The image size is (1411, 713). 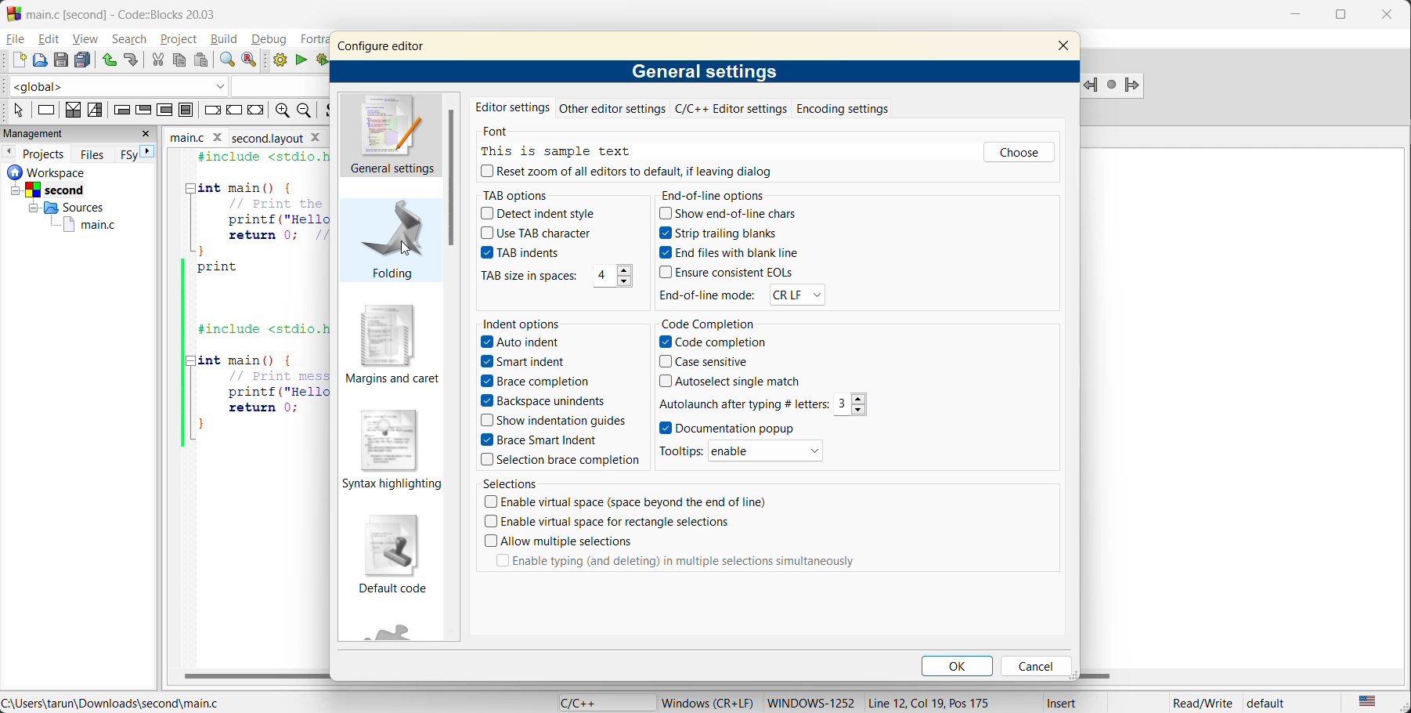 What do you see at coordinates (531, 276) in the screenshot?
I see `tab size in spaces` at bounding box center [531, 276].